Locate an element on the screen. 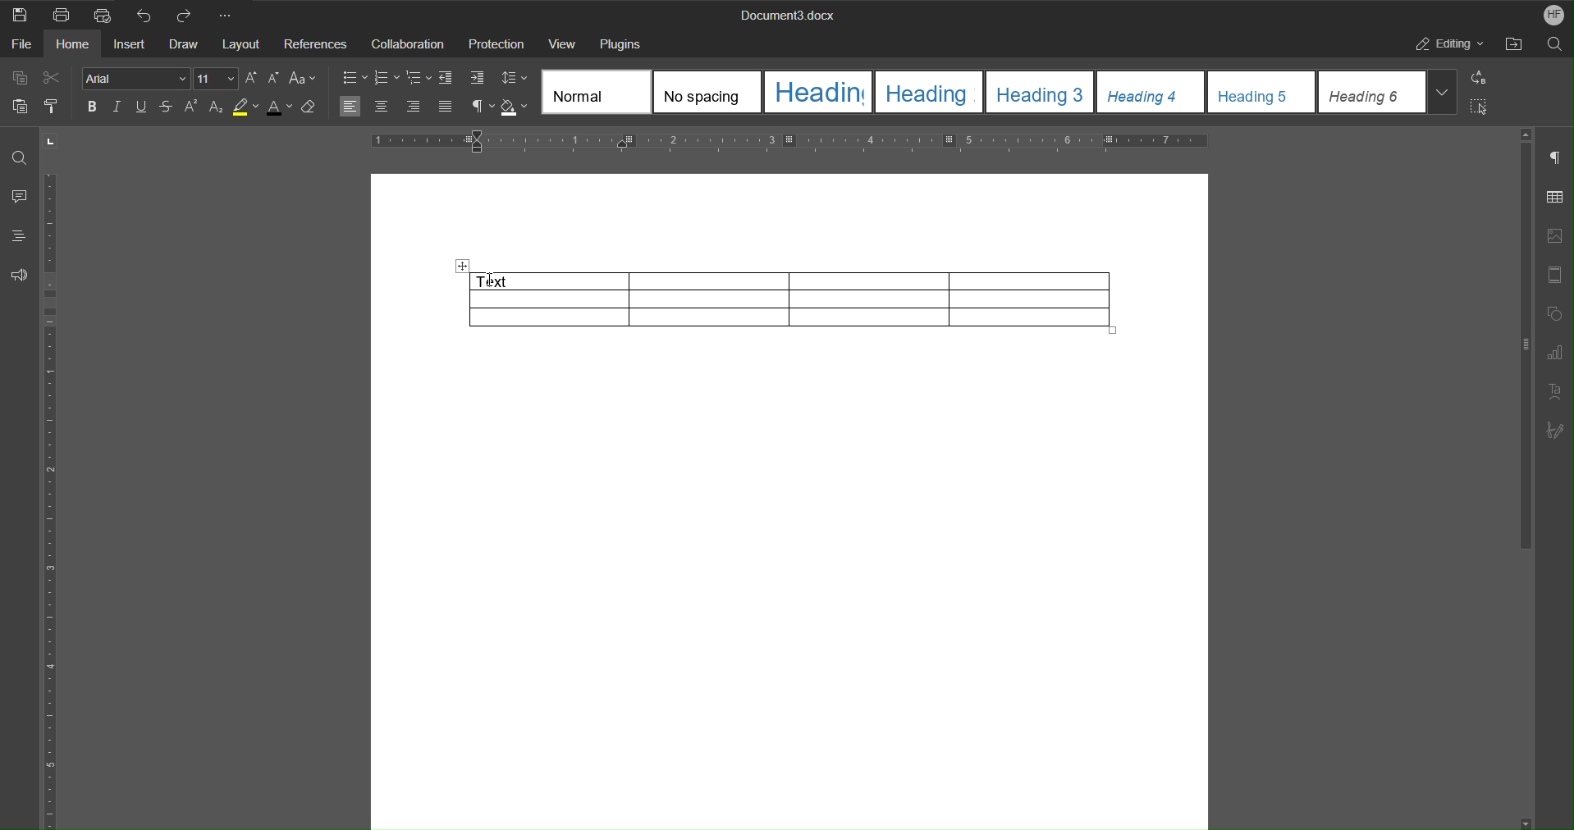  scroll up is located at coordinates (1526, 135).